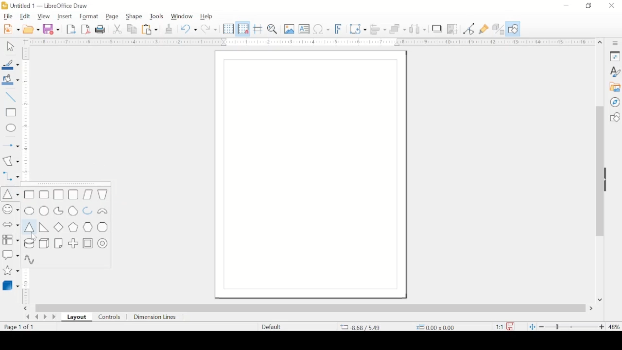 The image size is (622, 350). What do you see at coordinates (612, 6) in the screenshot?
I see `close` at bounding box center [612, 6].